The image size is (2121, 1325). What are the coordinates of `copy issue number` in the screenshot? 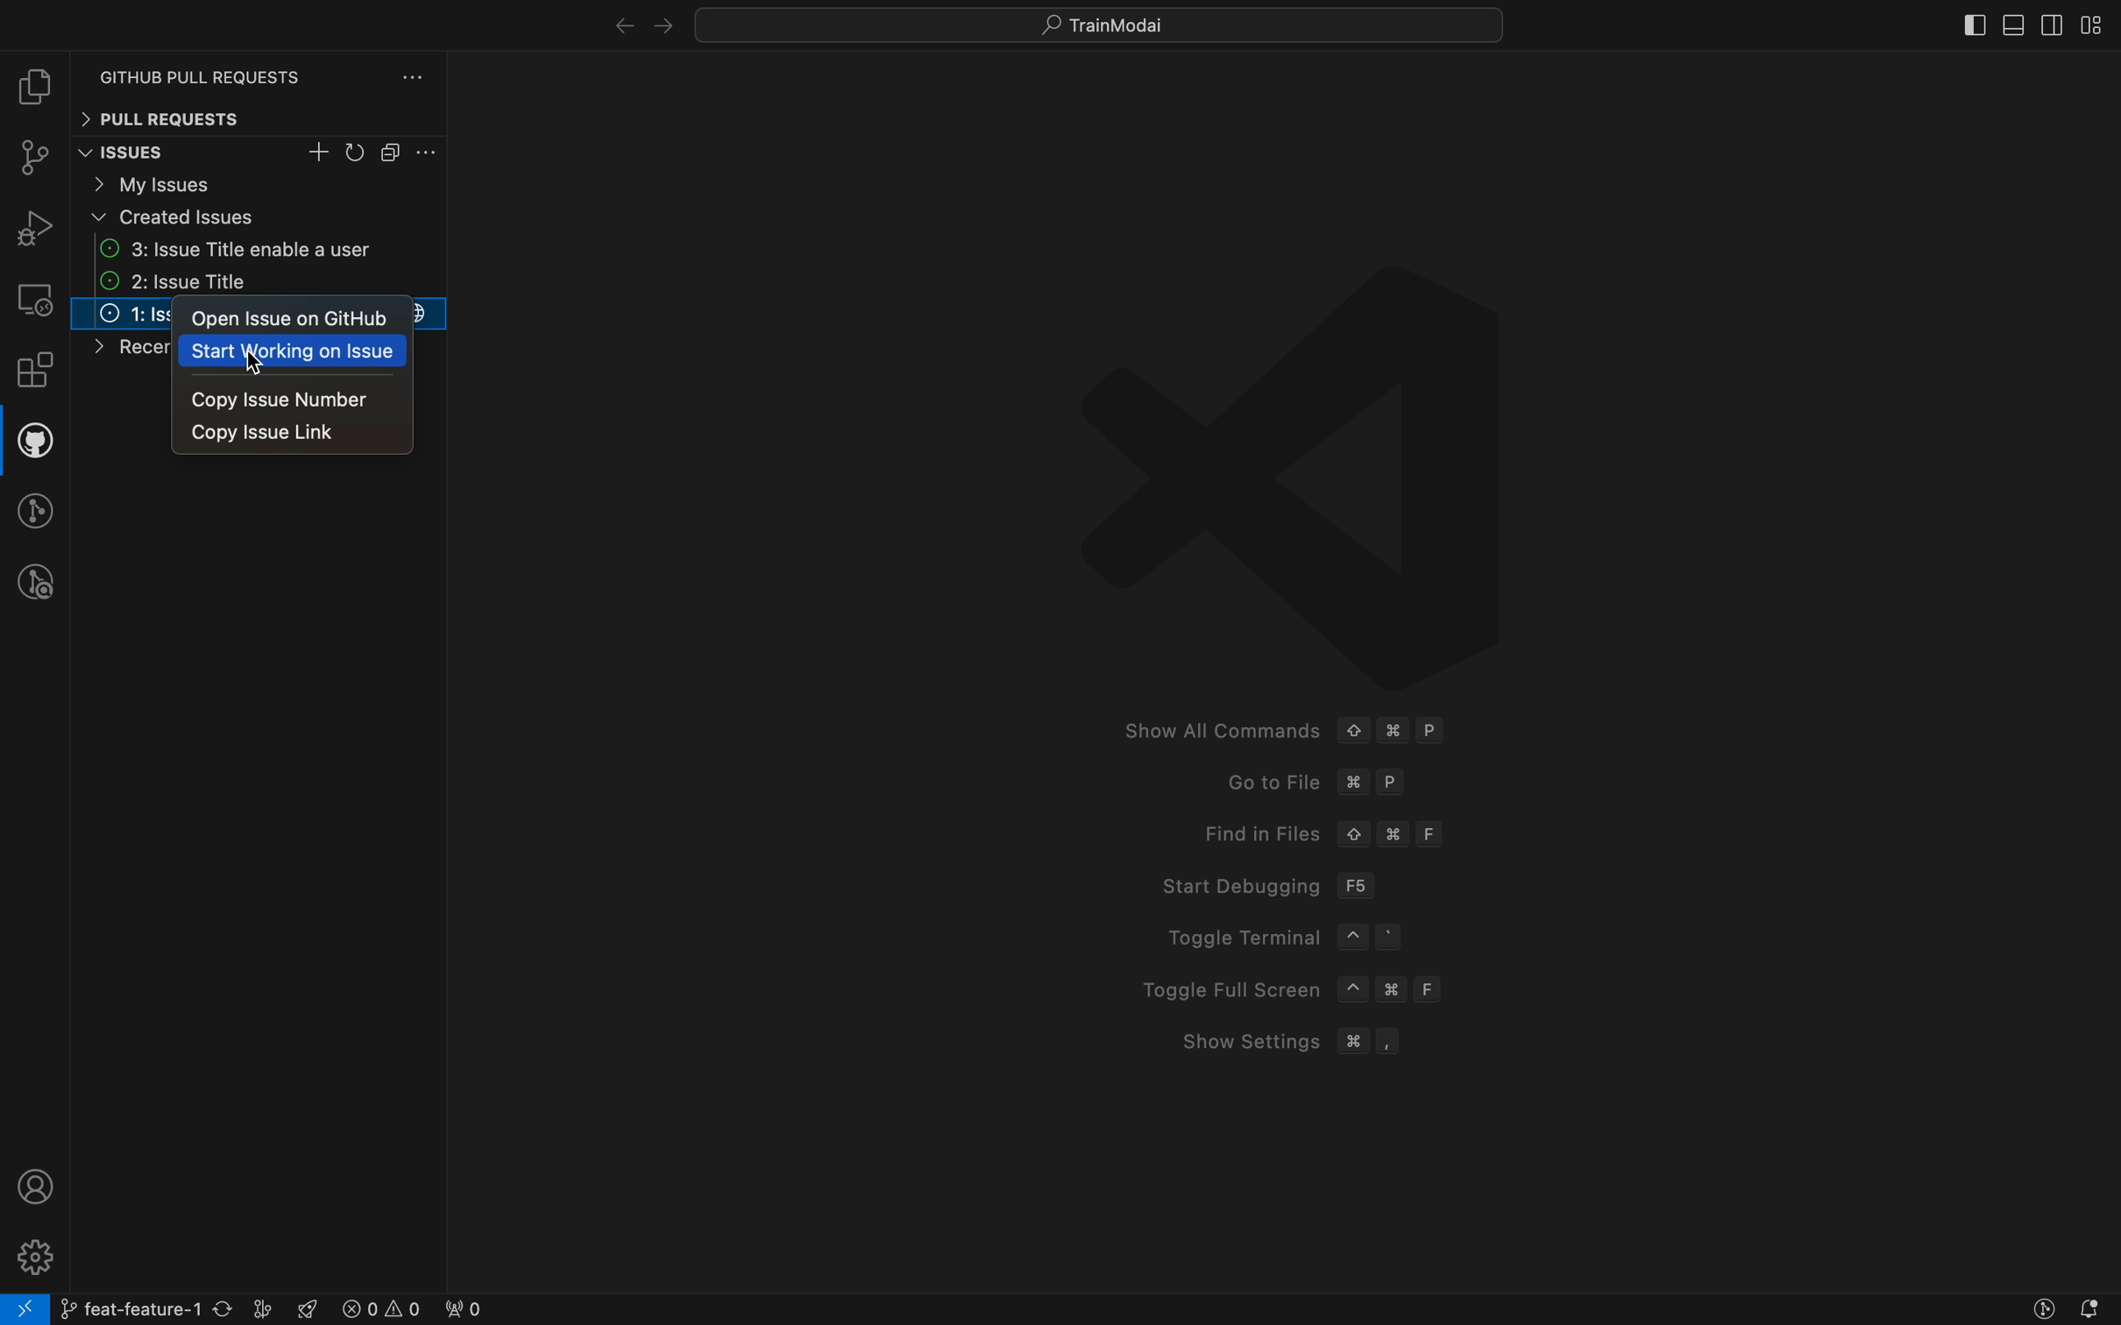 It's located at (298, 400).